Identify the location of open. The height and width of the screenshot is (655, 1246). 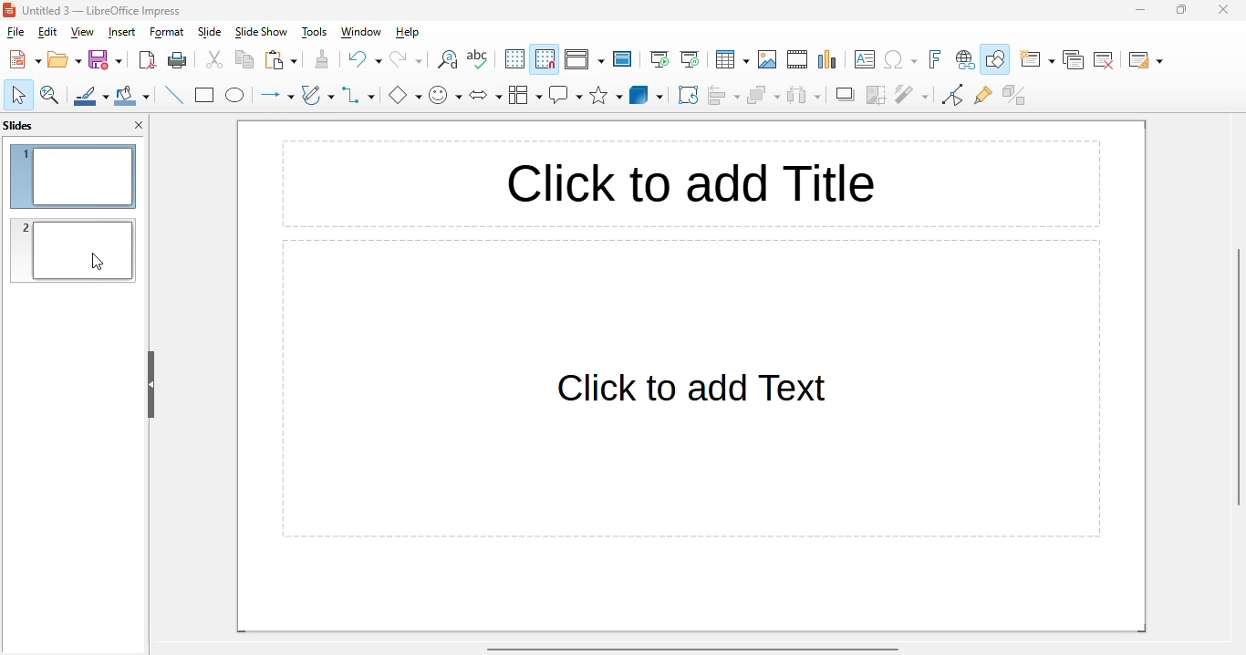
(65, 60).